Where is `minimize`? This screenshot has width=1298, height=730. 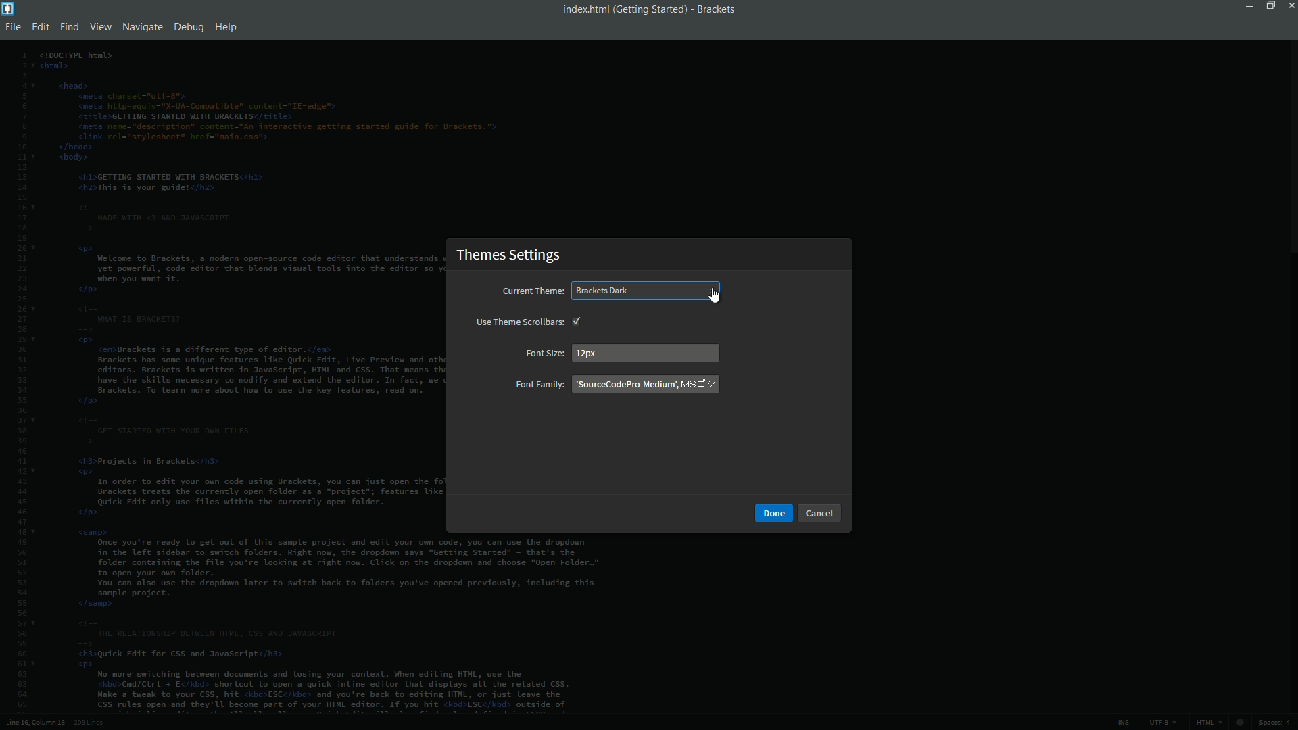
minimize is located at coordinates (1247, 5).